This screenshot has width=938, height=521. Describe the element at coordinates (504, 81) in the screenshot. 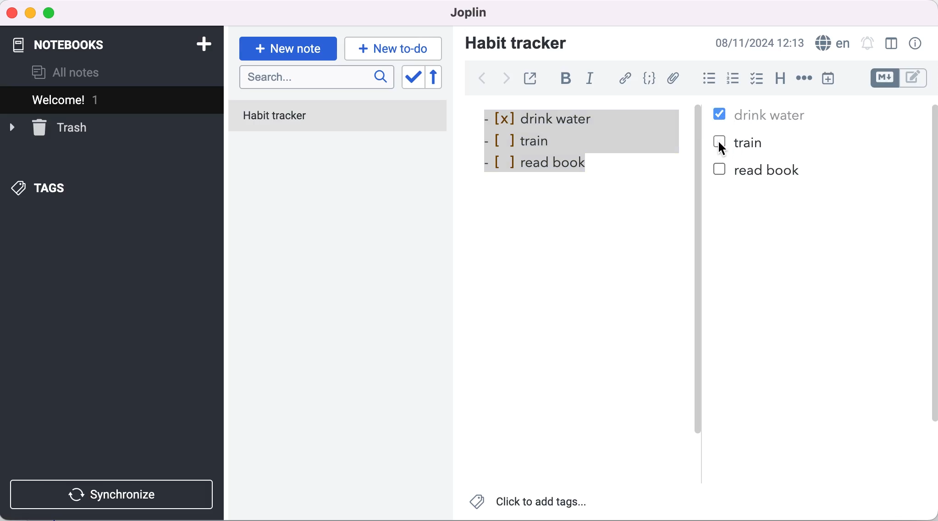

I see `forward` at that location.